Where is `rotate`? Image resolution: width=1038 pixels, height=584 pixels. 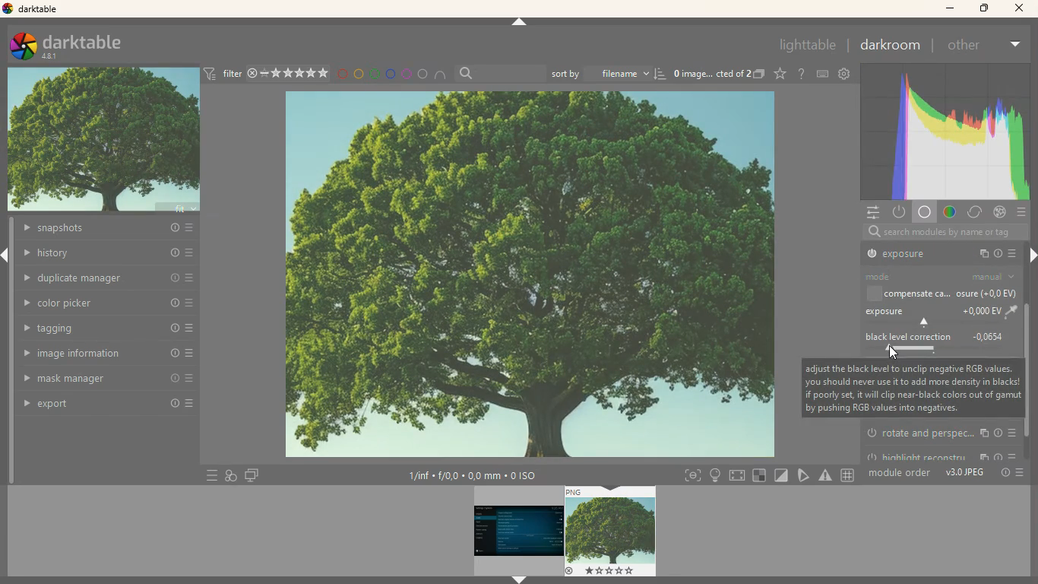 rotate is located at coordinates (942, 433).